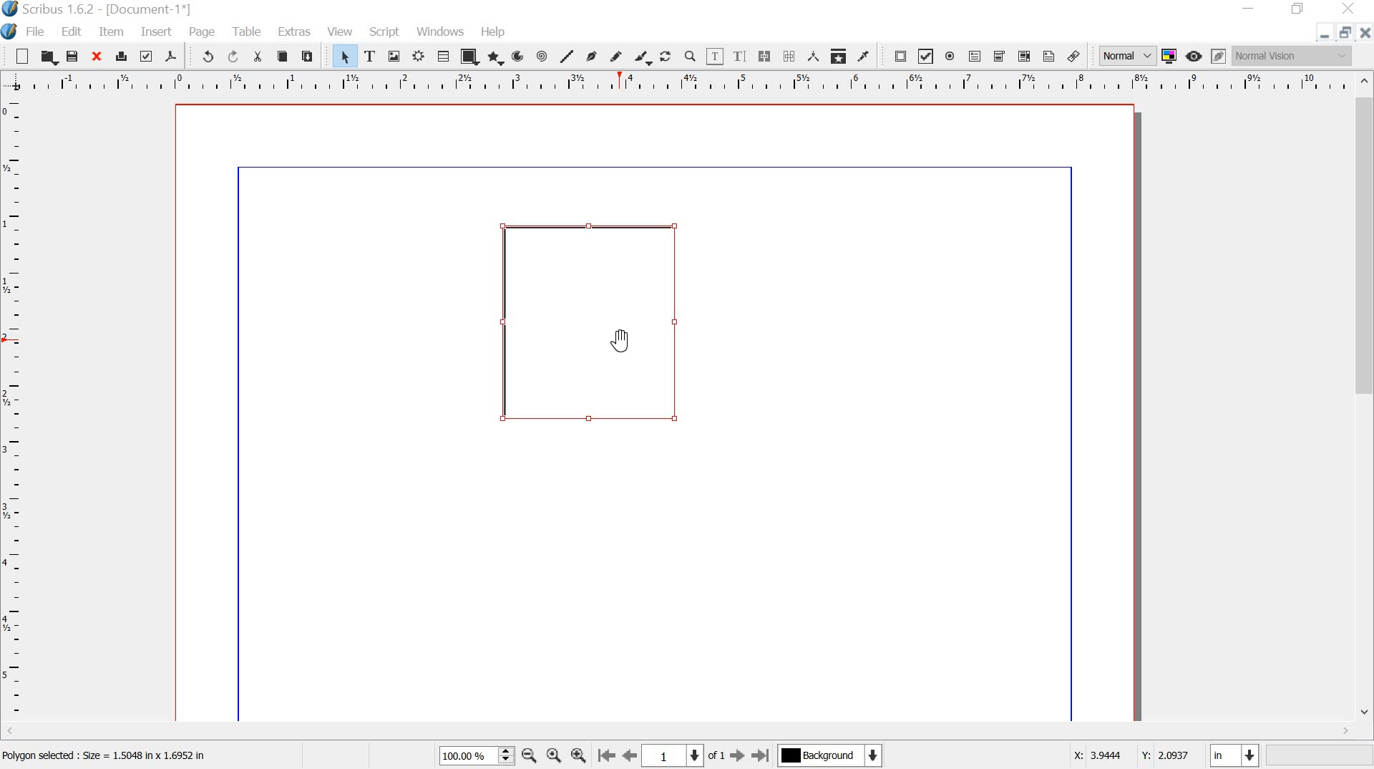 The height and width of the screenshot is (769, 1374). I want to click on pdf text field, so click(976, 56).